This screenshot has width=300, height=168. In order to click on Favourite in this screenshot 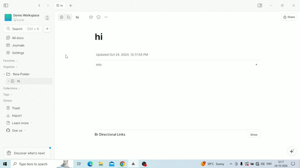, I will do `click(92, 17)`.